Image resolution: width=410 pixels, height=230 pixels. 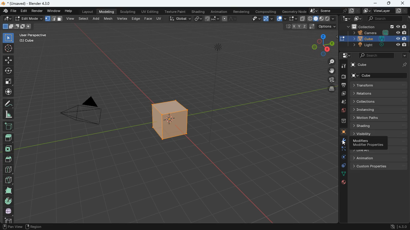 I want to click on copy, so click(x=303, y=19).